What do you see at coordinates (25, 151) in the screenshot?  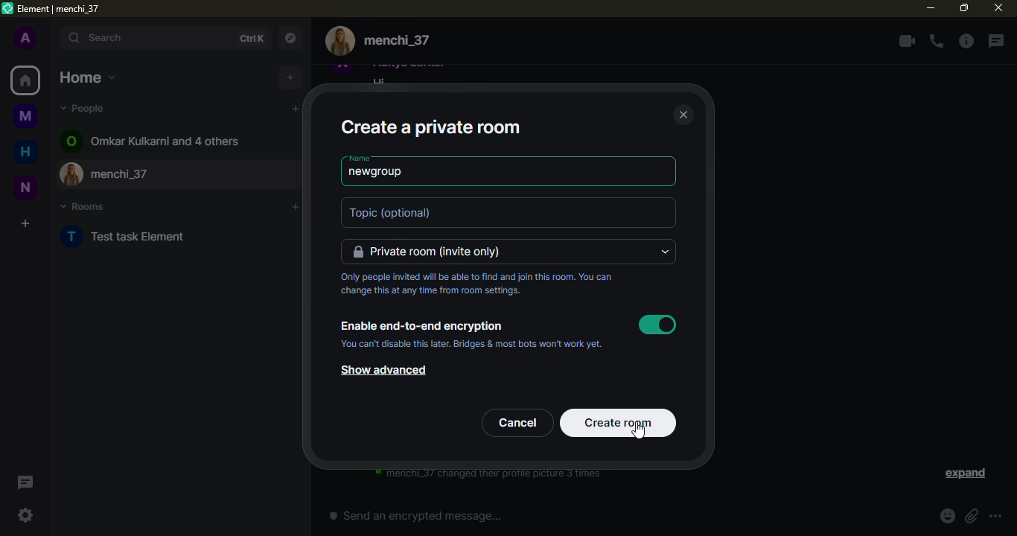 I see `home` at bounding box center [25, 151].